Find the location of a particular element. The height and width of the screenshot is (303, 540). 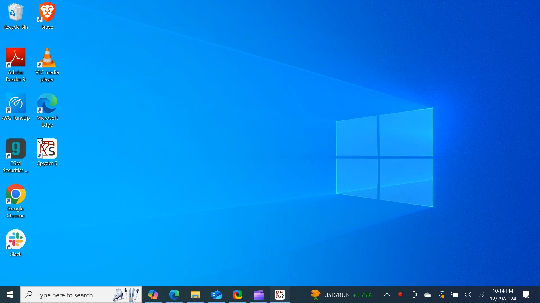

Adobe Reader Desktop Icon is located at coordinates (16, 65).